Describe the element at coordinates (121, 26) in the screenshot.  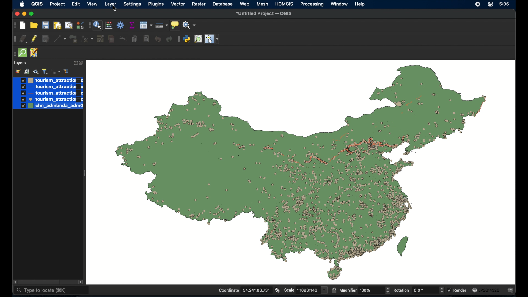
I see `toolbox` at that location.